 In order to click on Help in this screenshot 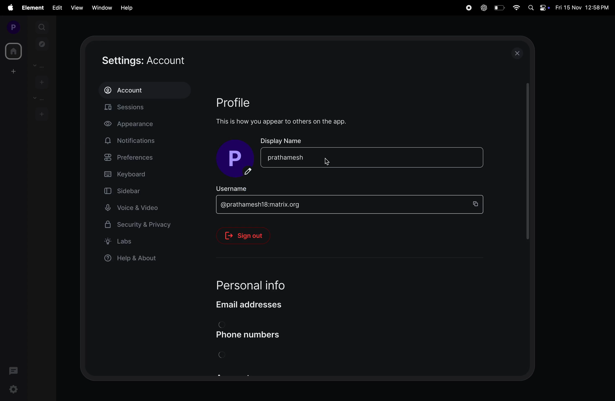, I will do `click(127, 8)`.